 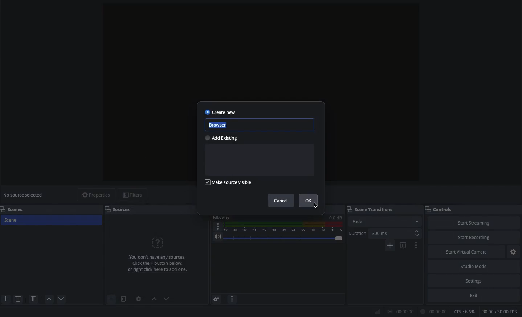 I want to click on No source selected, so click(x=23, y=195).